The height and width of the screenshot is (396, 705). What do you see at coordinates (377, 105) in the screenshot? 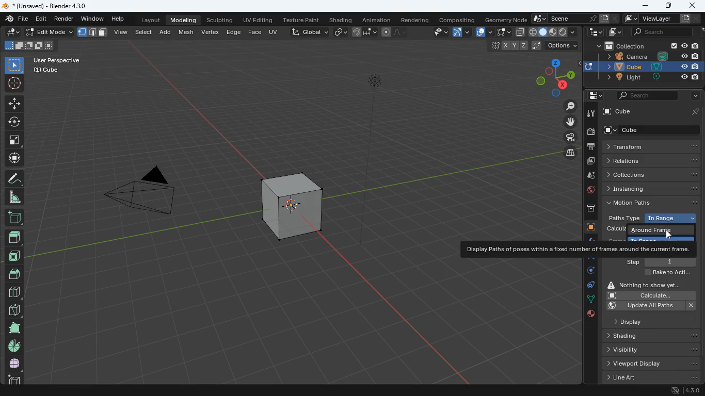
I see `light` at bounding box center [377, 105].